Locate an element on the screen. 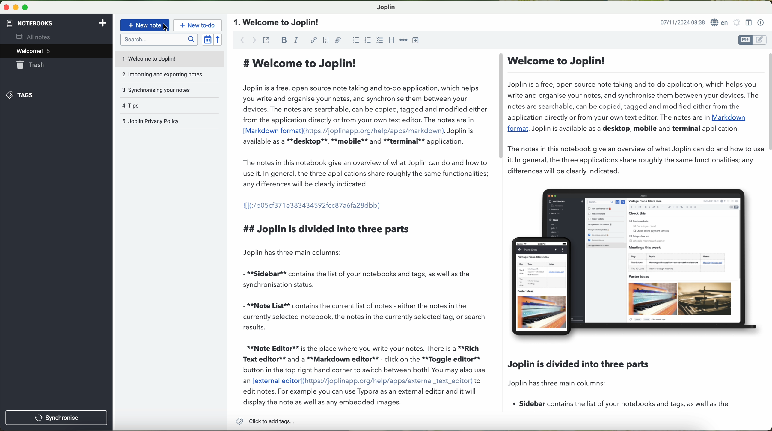  forward is located at coordinates (254, 40).